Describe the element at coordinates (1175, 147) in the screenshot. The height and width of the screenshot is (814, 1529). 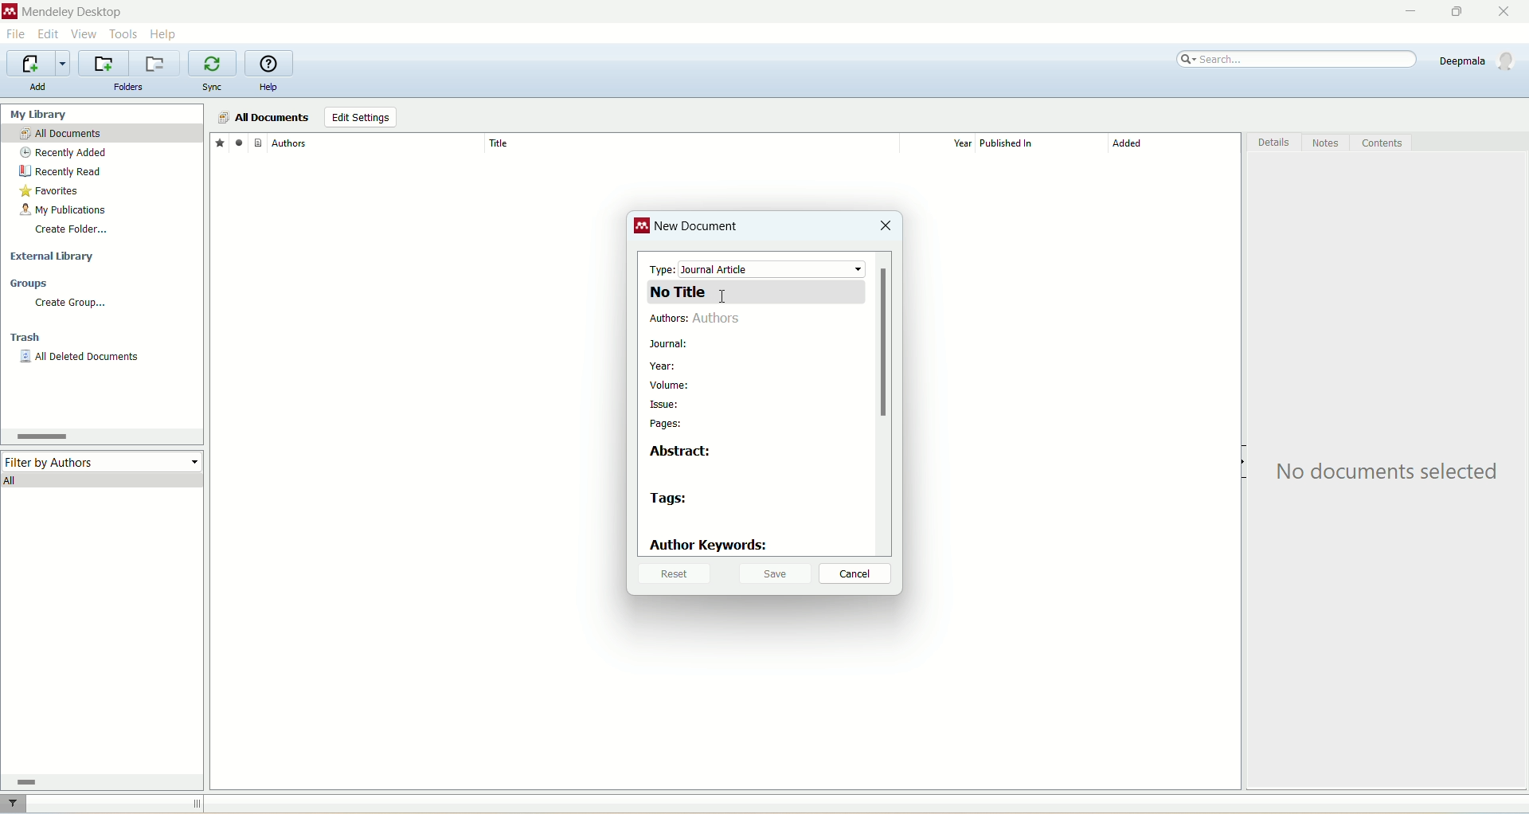
I see `added` at that location.